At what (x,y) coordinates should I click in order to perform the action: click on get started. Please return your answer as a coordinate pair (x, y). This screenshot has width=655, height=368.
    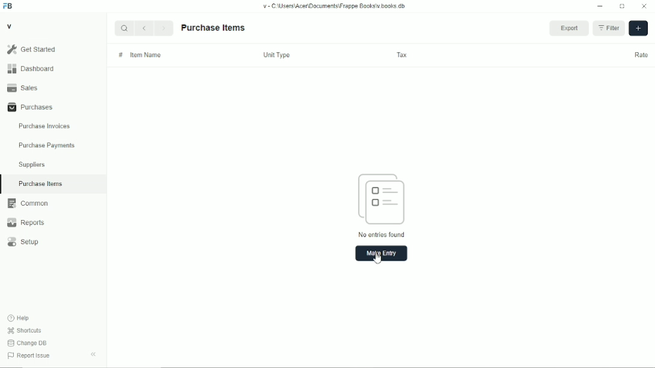
    Looking at the image, I should click on (32, 49).